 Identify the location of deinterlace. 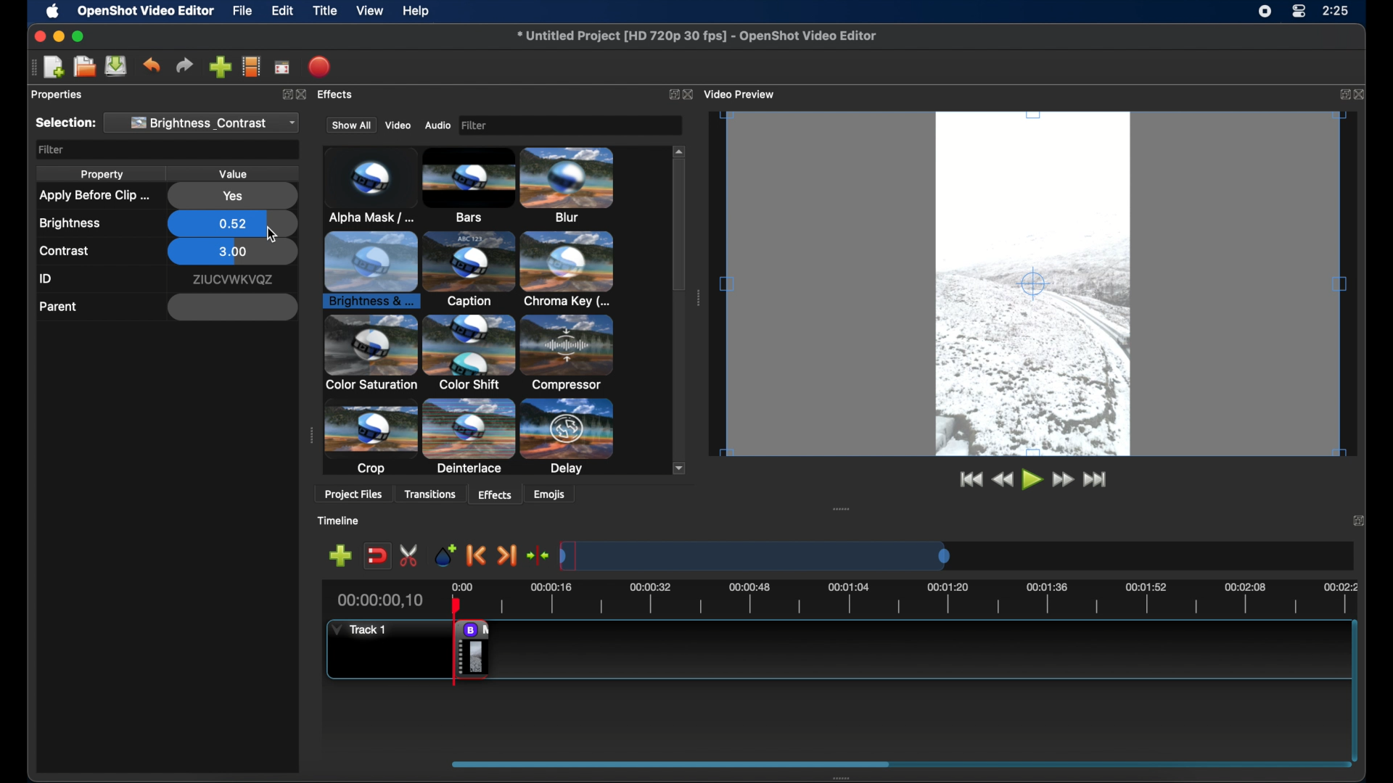
(469, 352).